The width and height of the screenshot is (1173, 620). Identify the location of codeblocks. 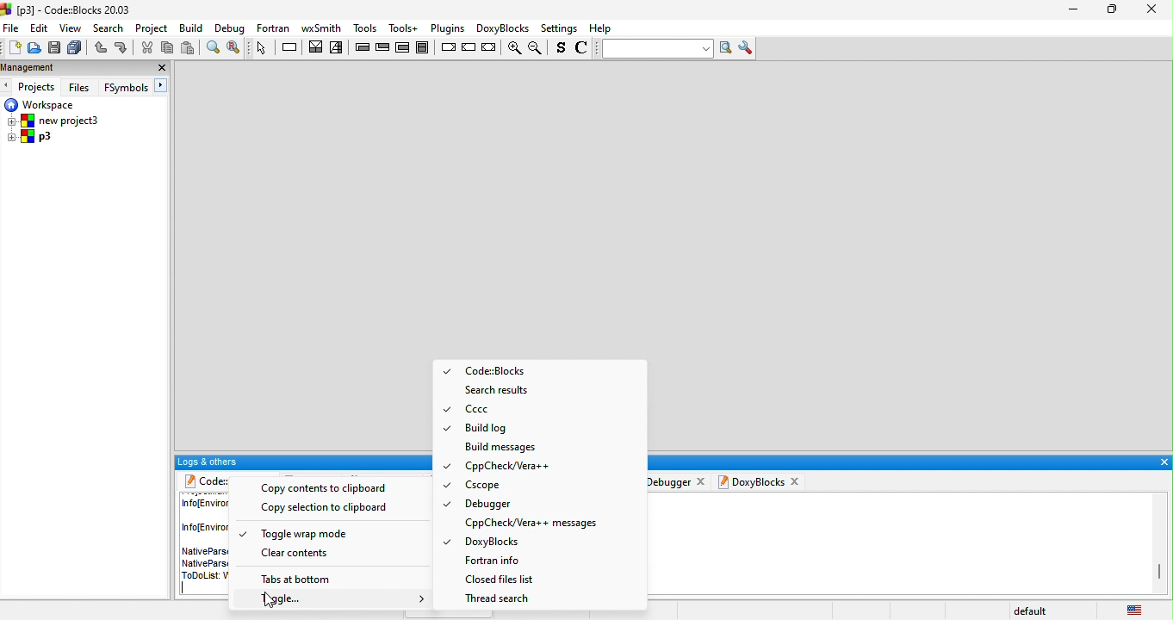
(491, 370).